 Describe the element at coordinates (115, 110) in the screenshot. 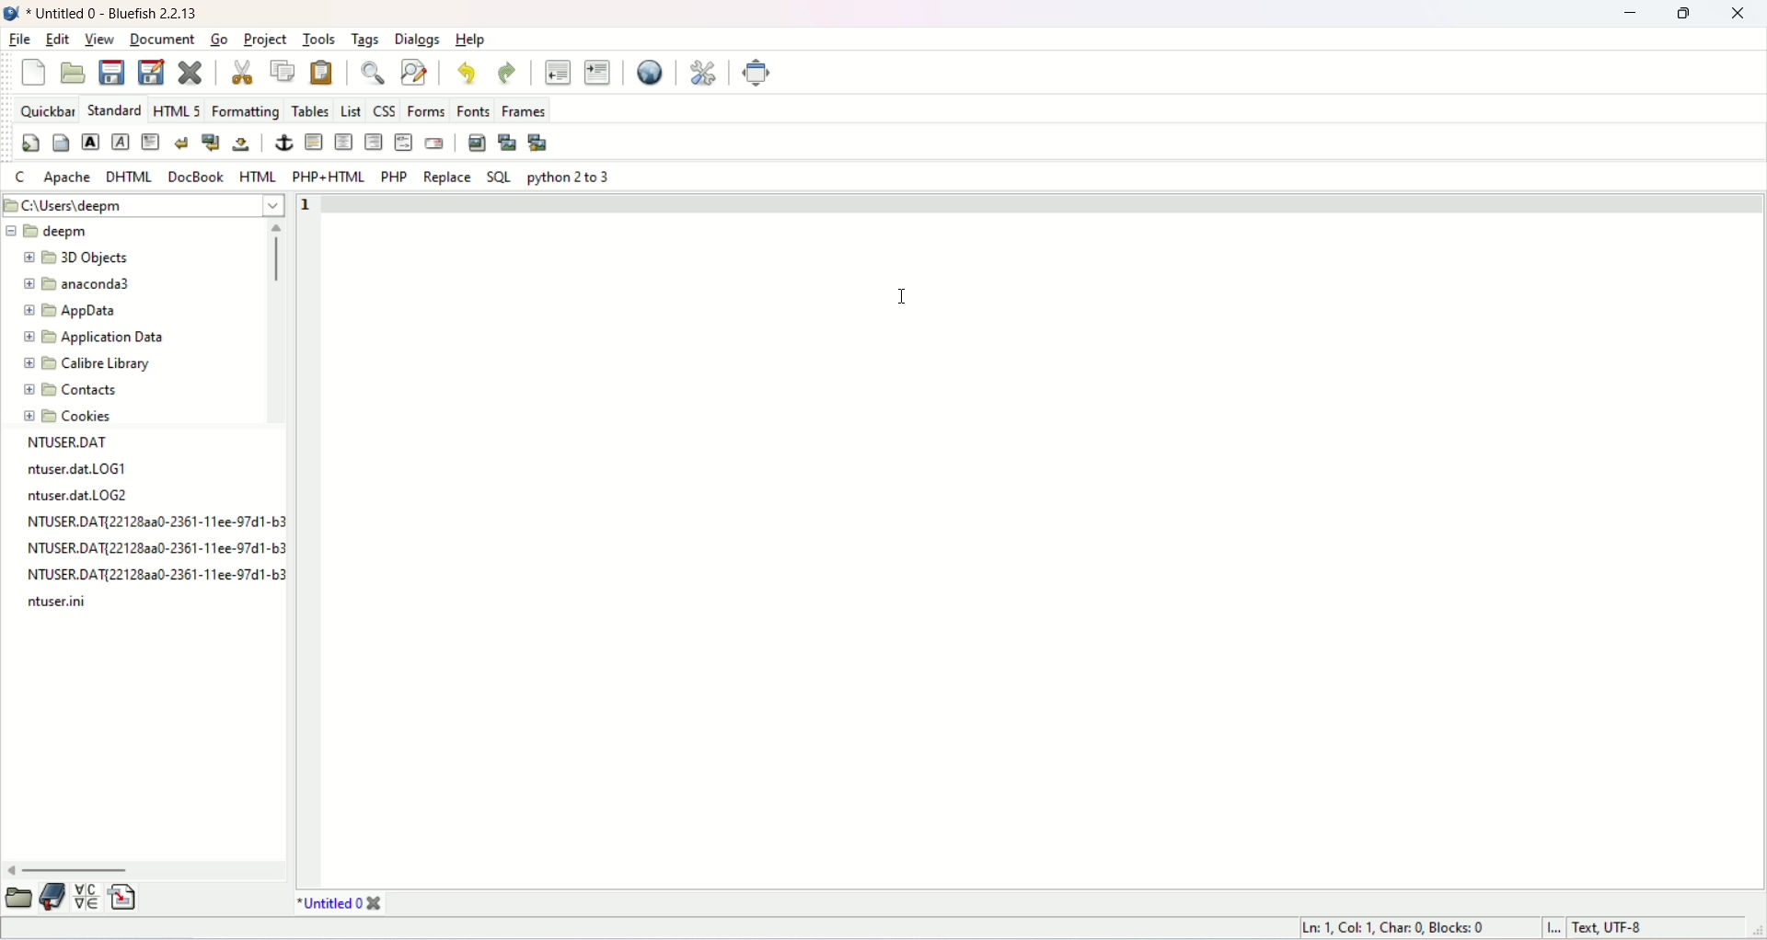

I see `standard` at that location.